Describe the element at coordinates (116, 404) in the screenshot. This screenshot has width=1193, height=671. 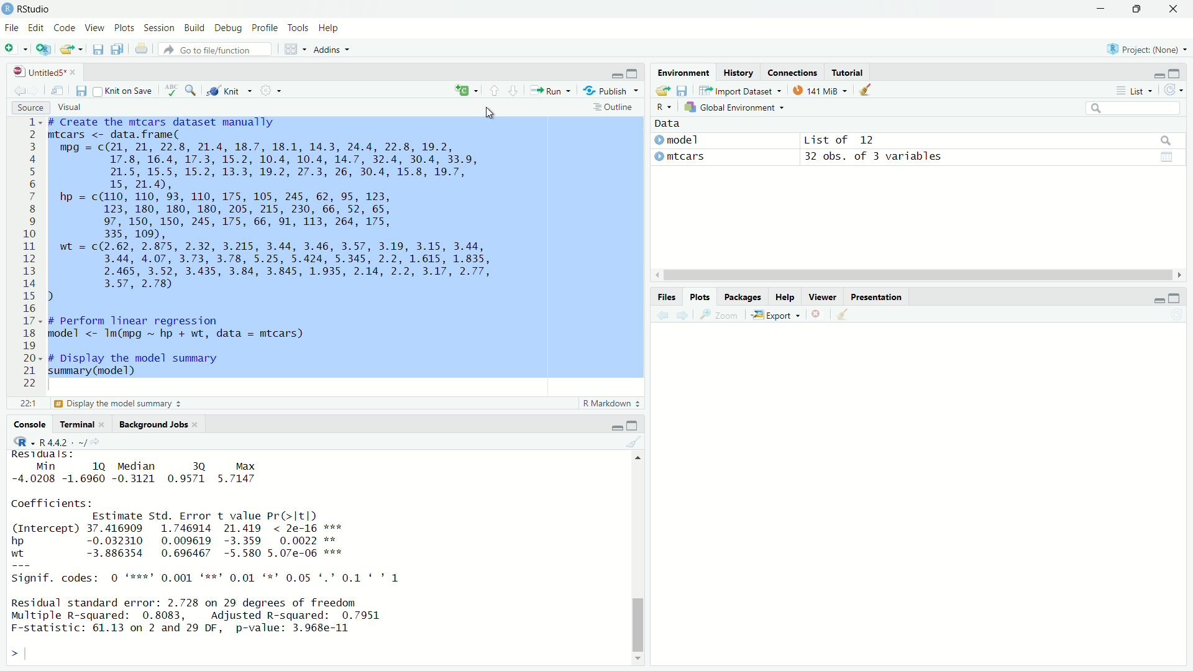
I see `£3 Display the model summary 3` at that location.